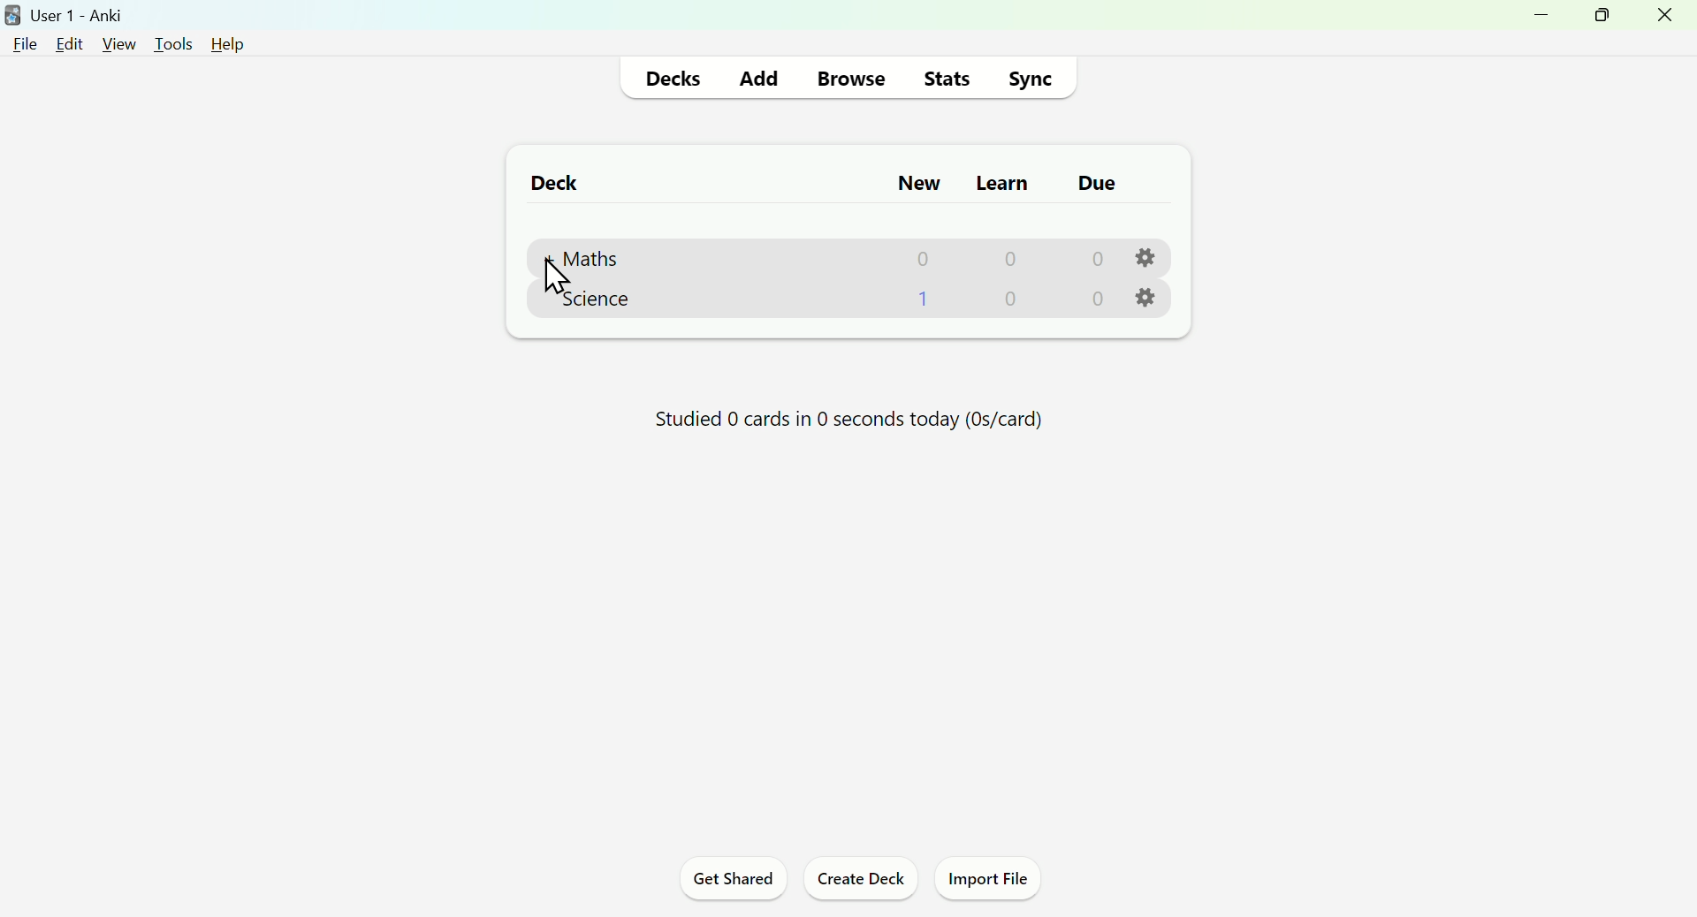 The width and height of the screenshot is (1697, 917). I want to click on Sync, so click(1035, 76).